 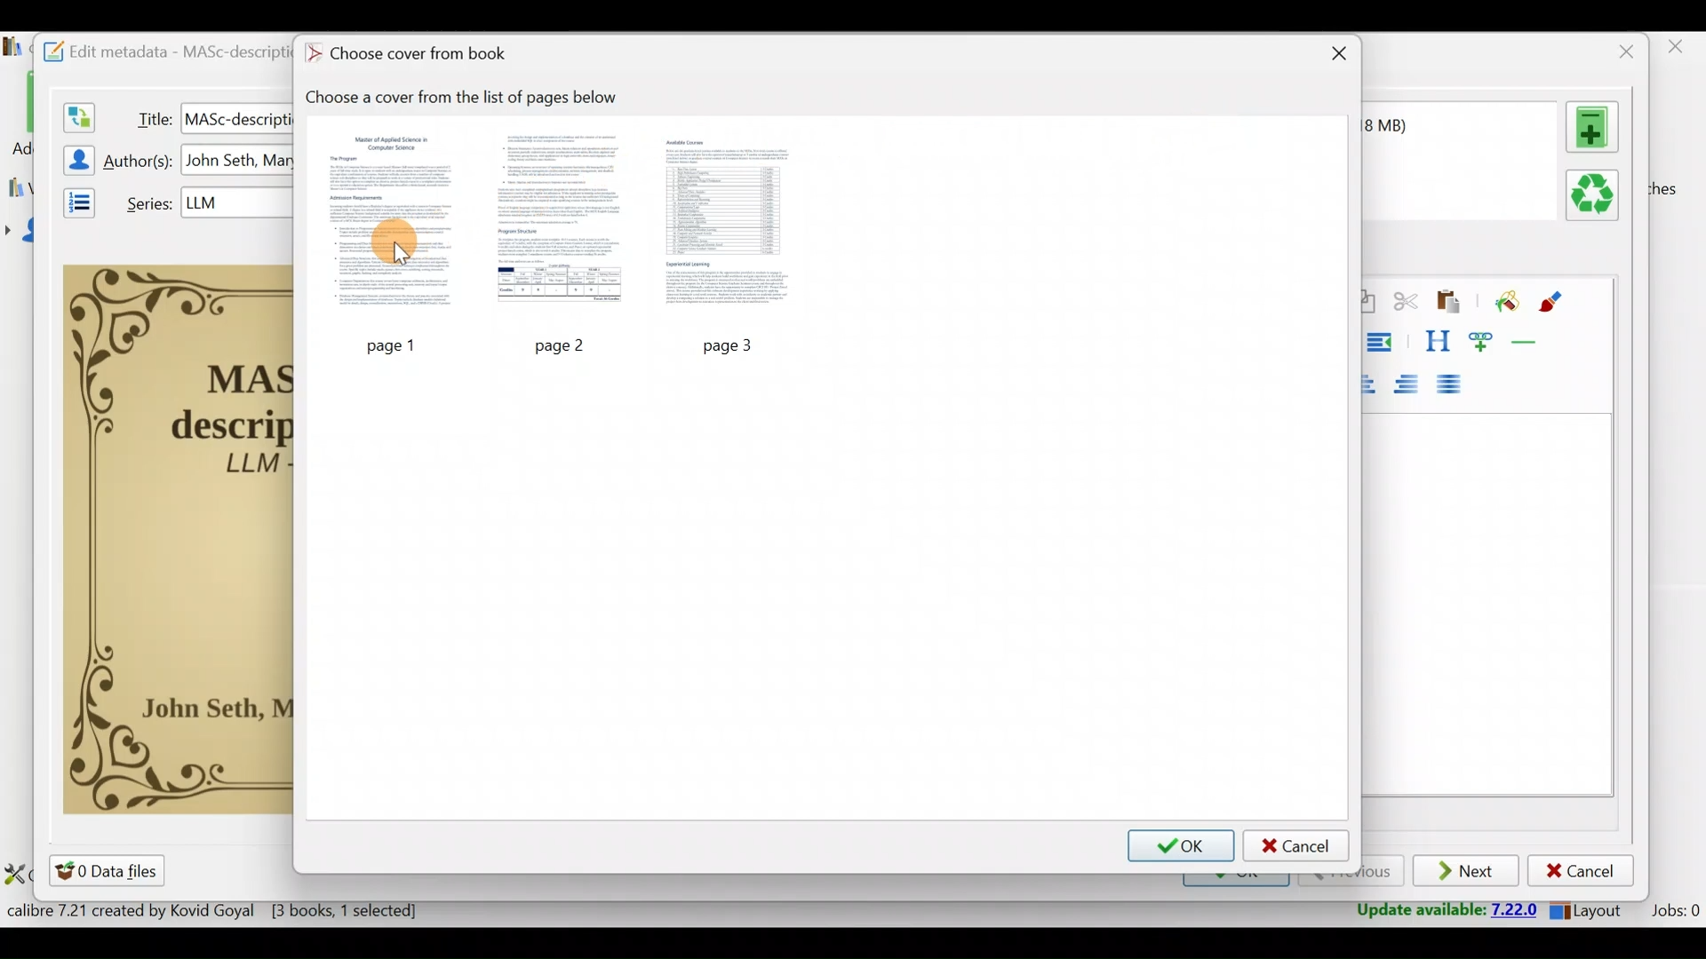 I want to click on Choose a cover from the list of pages below, so click(x=471, y=98).